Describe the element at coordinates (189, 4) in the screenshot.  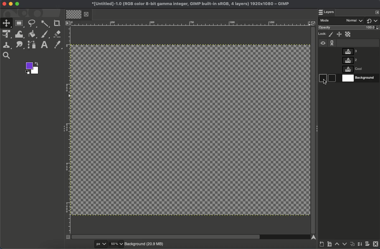
I see `Name` at that location.